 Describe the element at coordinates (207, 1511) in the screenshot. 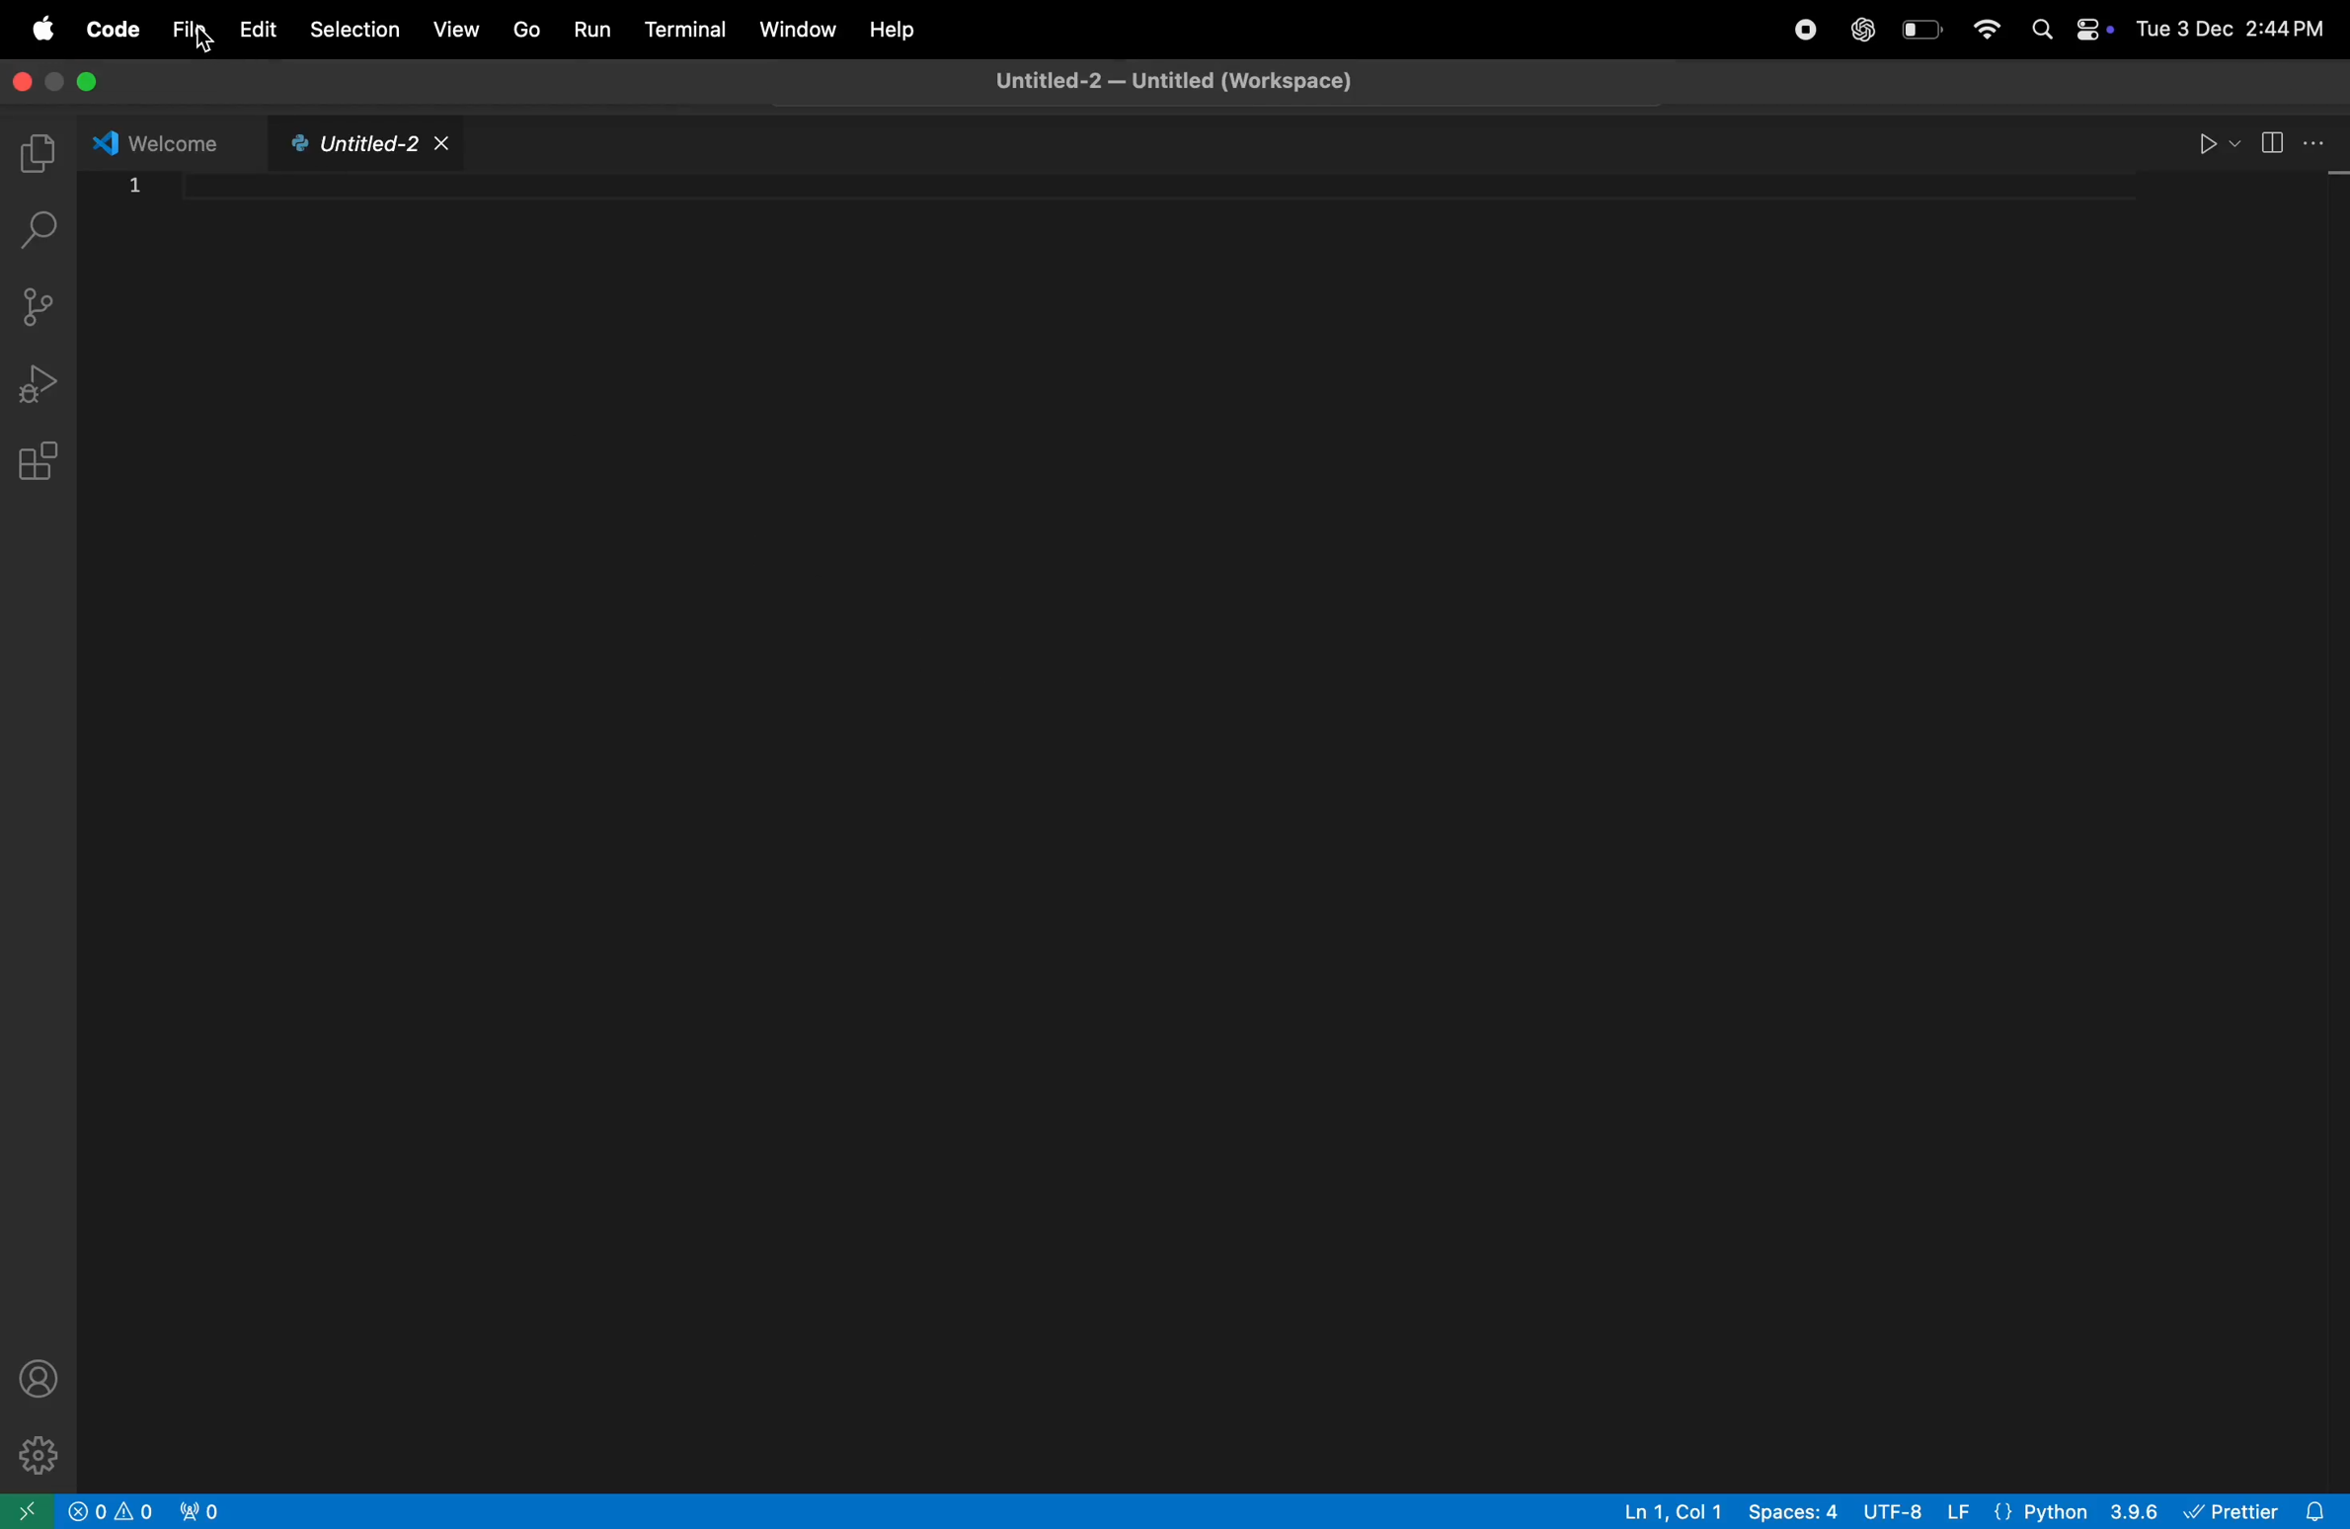

I see `no active ports` at that location.